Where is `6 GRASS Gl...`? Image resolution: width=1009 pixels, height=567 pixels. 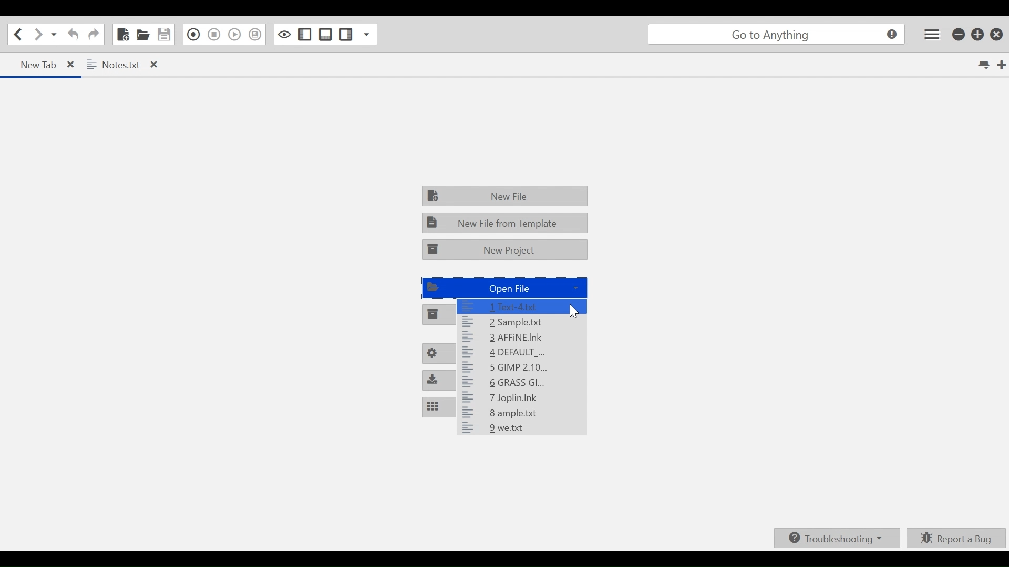
6 GRASS Gl... is located at coordinates (522, 384).